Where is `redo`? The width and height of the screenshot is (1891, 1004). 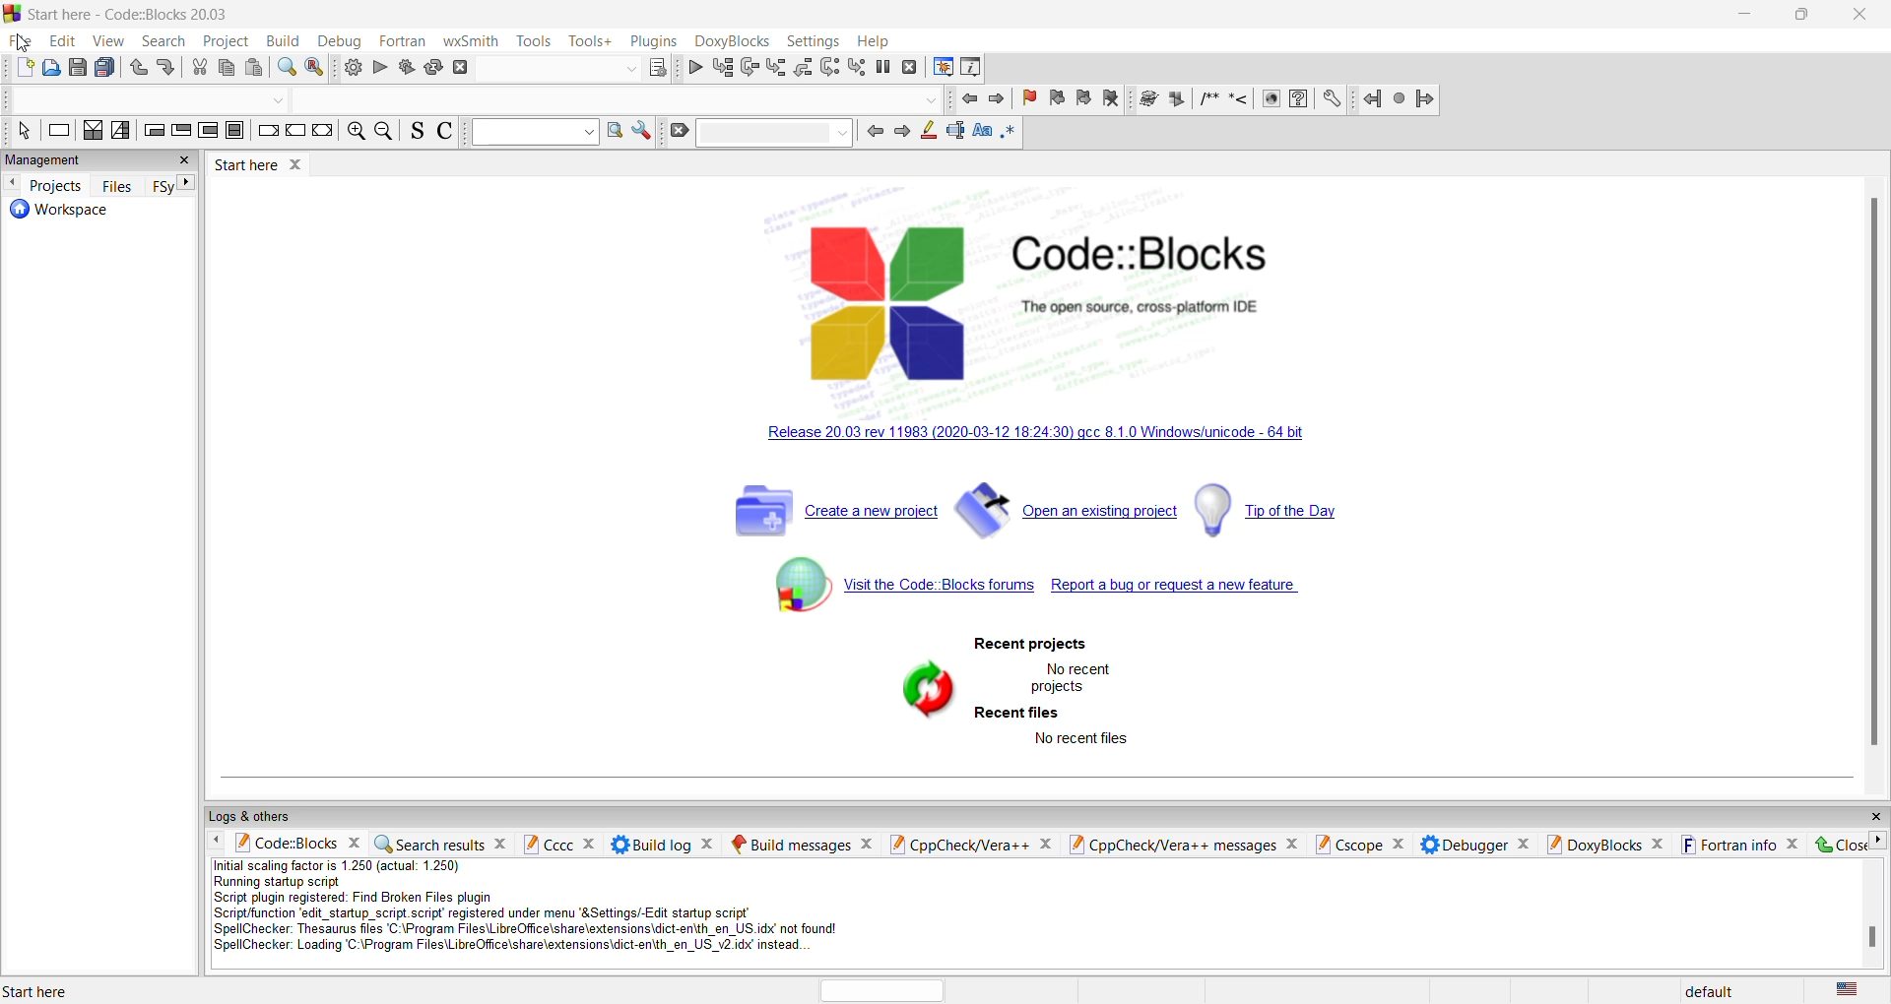
redo is located at coordinates (169, 68).